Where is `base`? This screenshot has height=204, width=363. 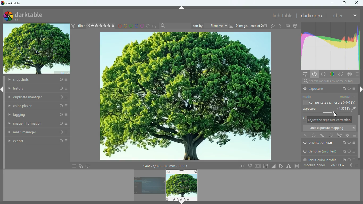
base is located at coordinates (313, 135).